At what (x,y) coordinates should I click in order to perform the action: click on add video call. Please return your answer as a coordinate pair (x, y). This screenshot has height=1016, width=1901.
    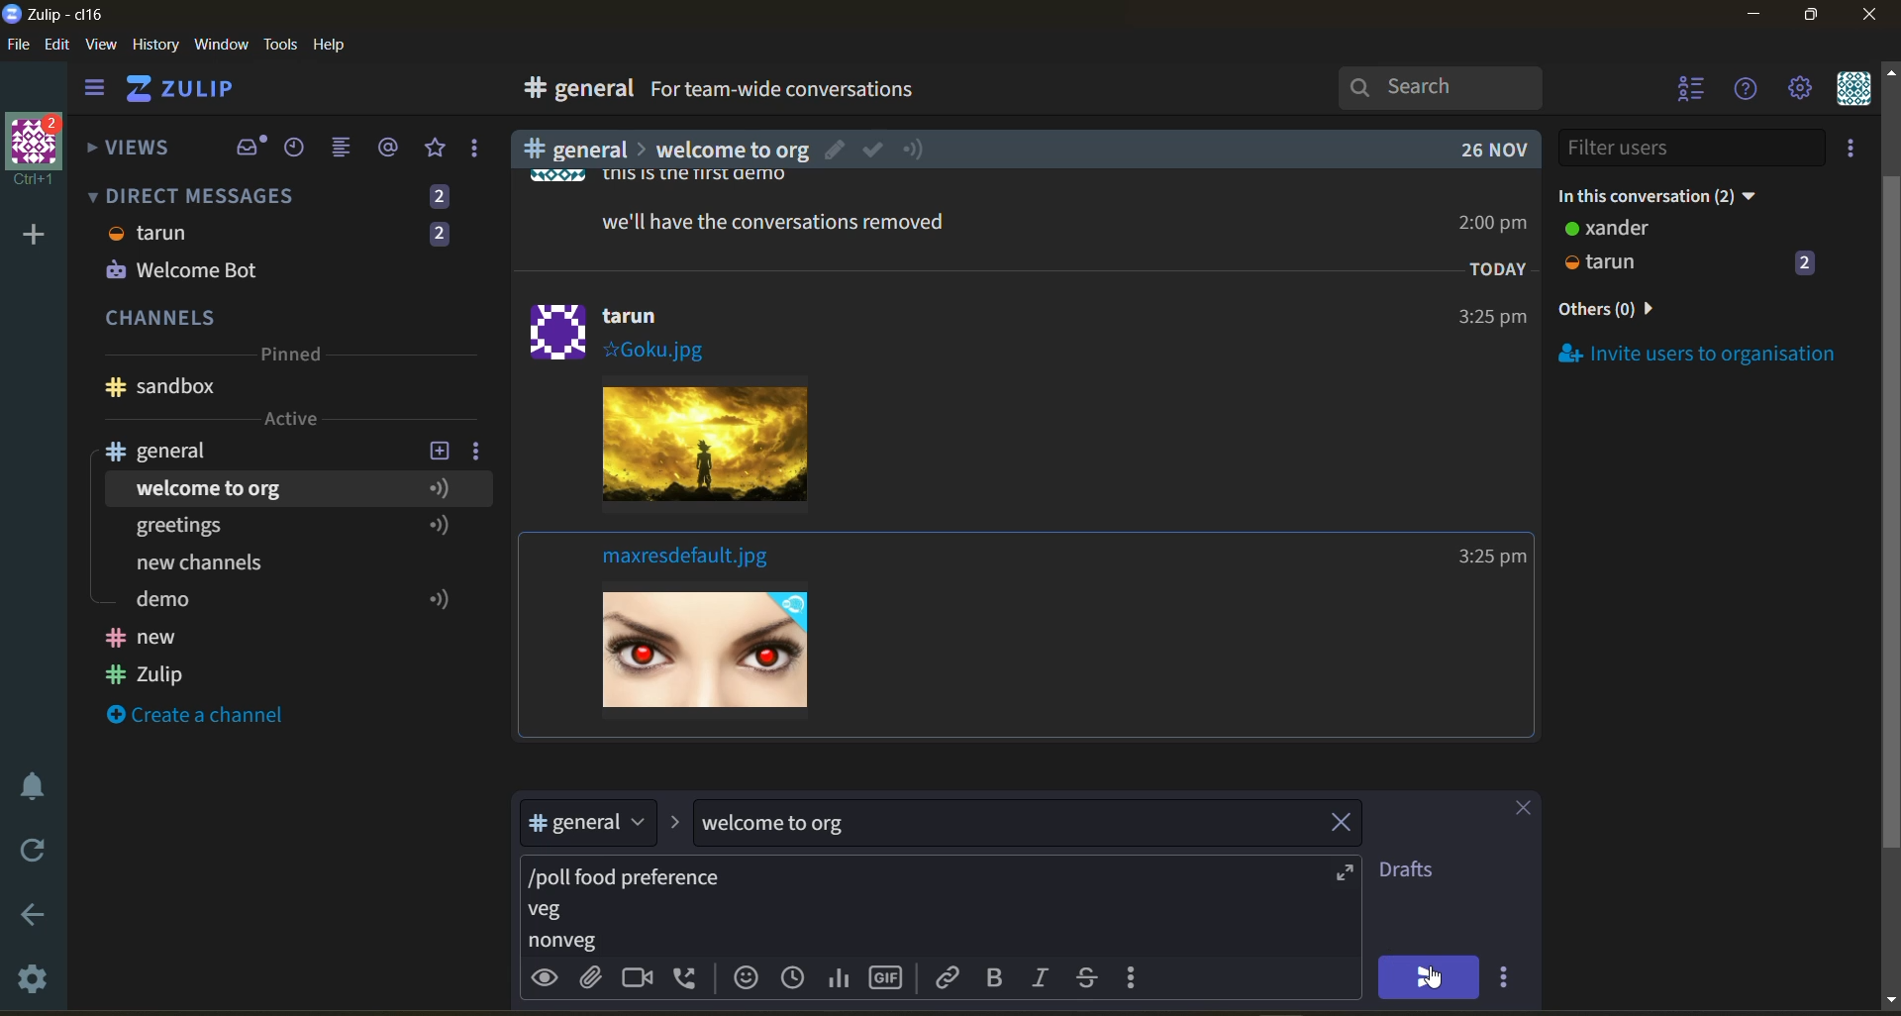
    Looking at the image, I should click on (643, 980).